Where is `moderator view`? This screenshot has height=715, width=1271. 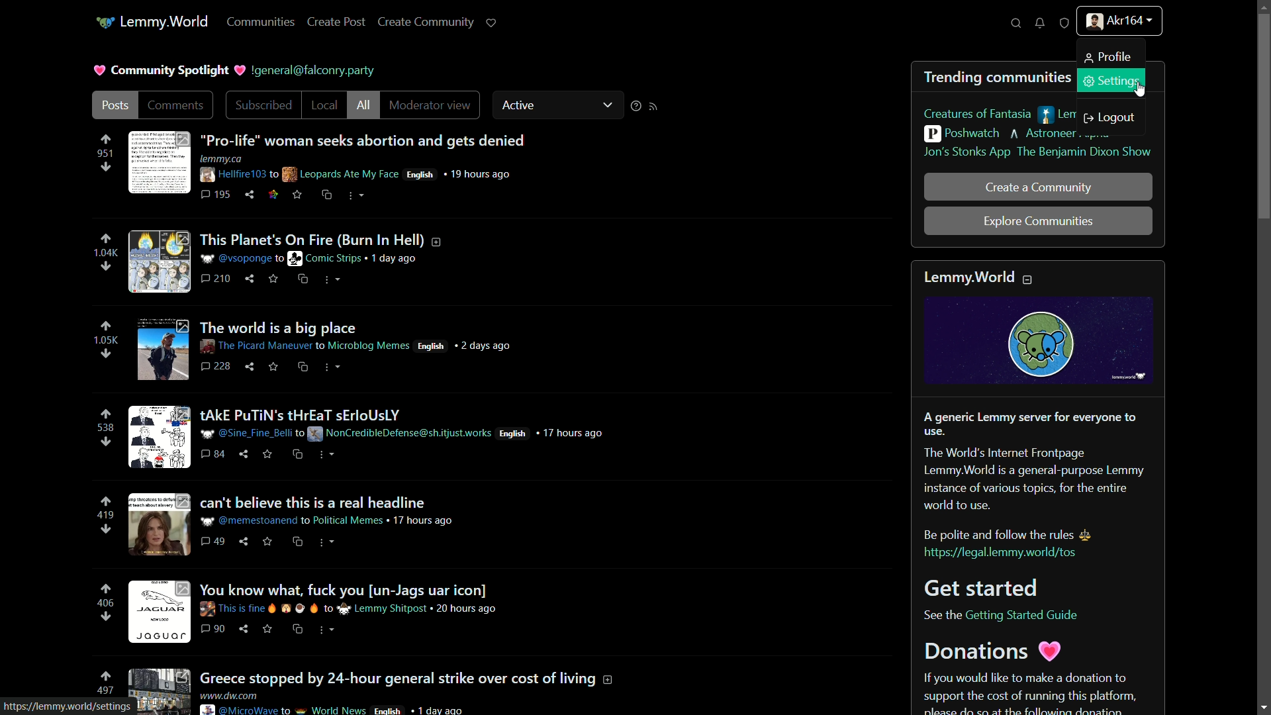 moderator view is located at coordinates (435, 104).